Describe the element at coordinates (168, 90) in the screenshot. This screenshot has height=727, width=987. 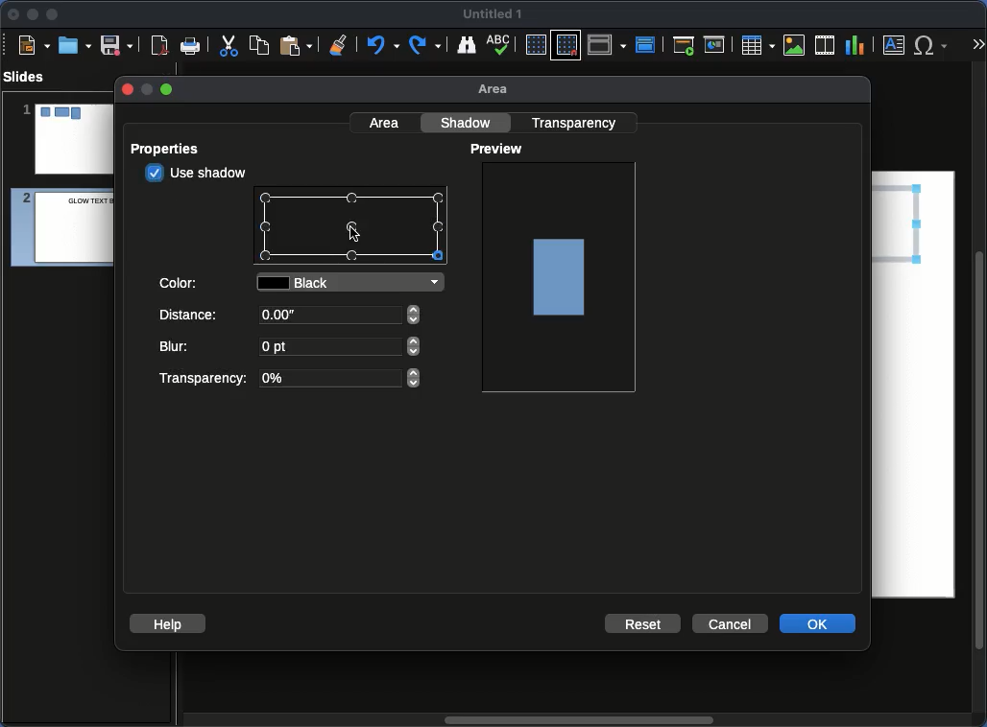
I see `maximize` at that location.